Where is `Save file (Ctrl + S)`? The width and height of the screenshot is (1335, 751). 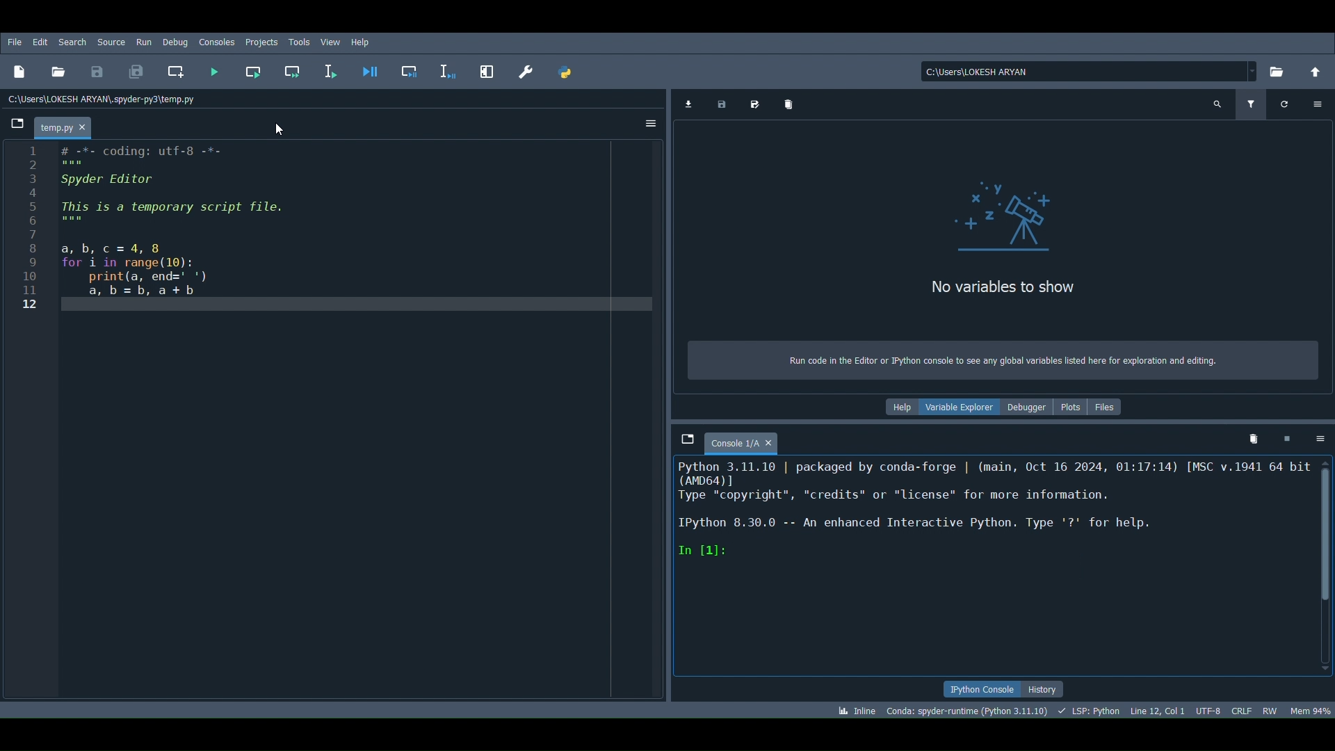 Save file (Ctrl + S) is located at coordinates (95, 71).